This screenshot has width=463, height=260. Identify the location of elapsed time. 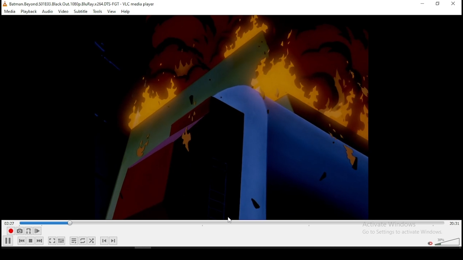
(10, 223).